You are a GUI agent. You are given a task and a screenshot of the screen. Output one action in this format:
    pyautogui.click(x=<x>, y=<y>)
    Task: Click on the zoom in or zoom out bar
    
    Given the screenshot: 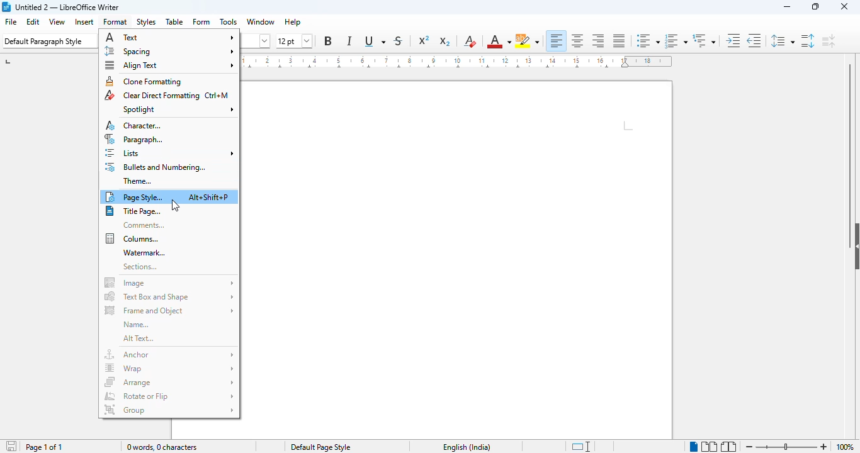 What is the action you would take?
    pyautogui.click(x=786, y=447)
    